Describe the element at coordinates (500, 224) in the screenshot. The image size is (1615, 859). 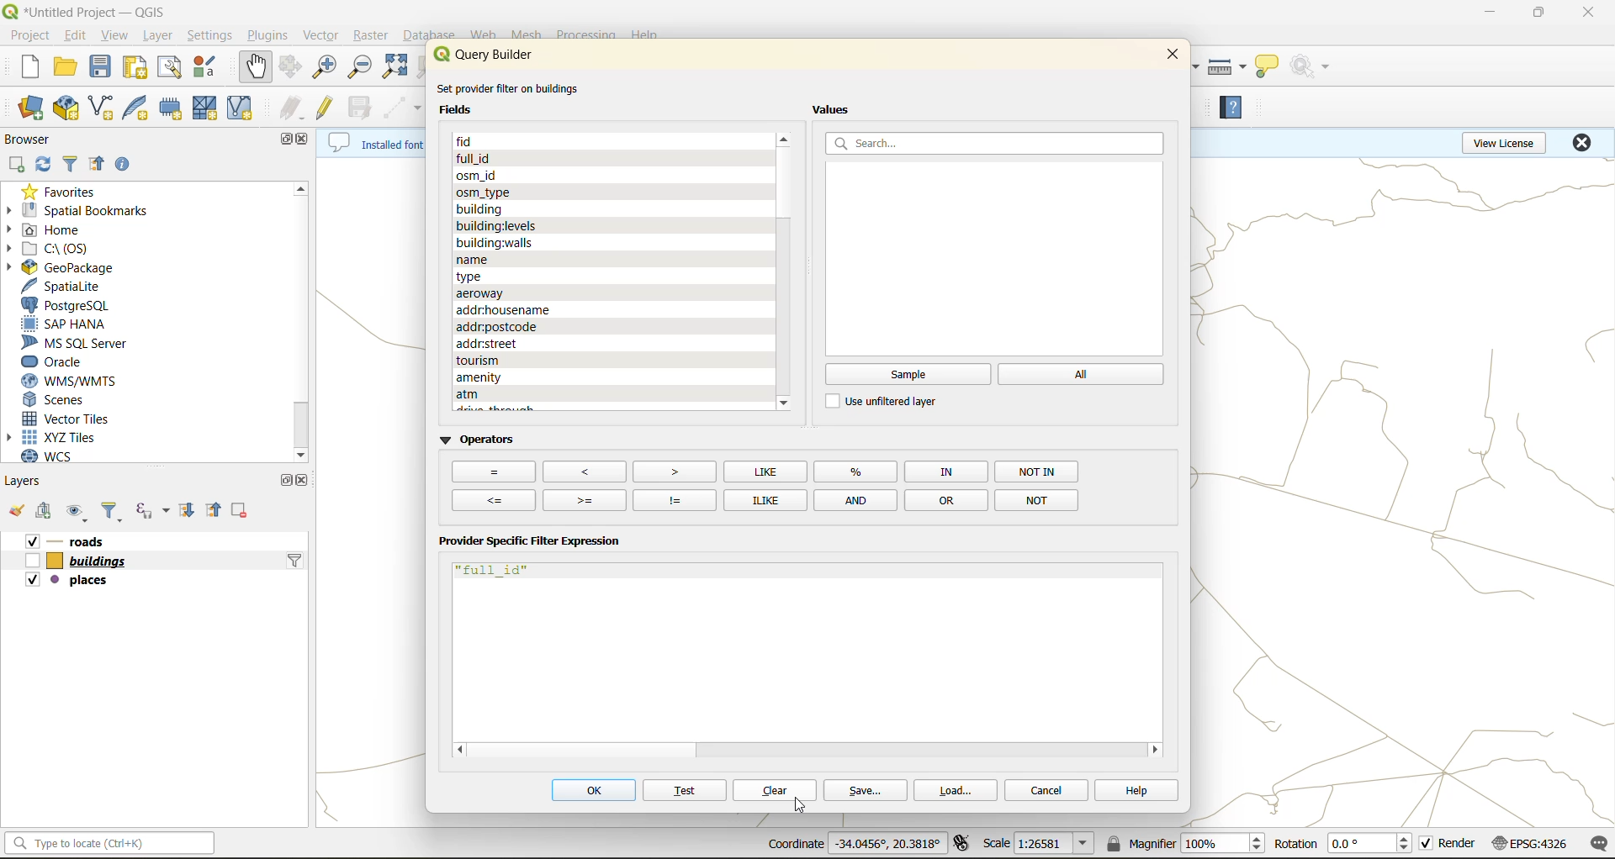
I see `fields` at that location.